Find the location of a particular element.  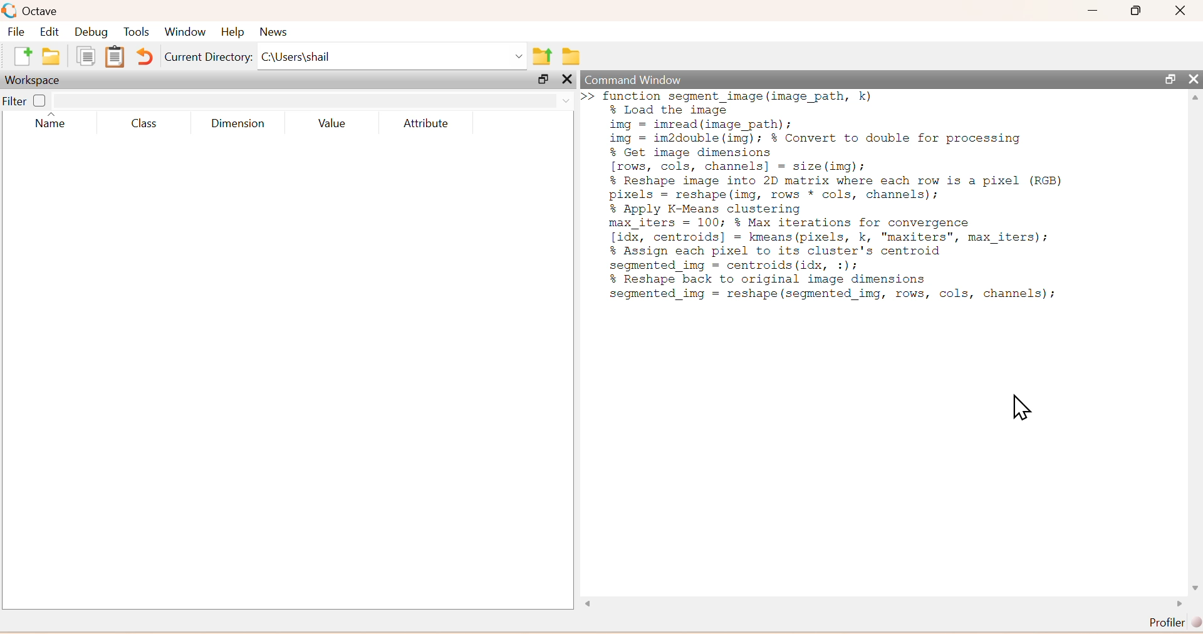

Maximize is located at coordinates (1138, 11).